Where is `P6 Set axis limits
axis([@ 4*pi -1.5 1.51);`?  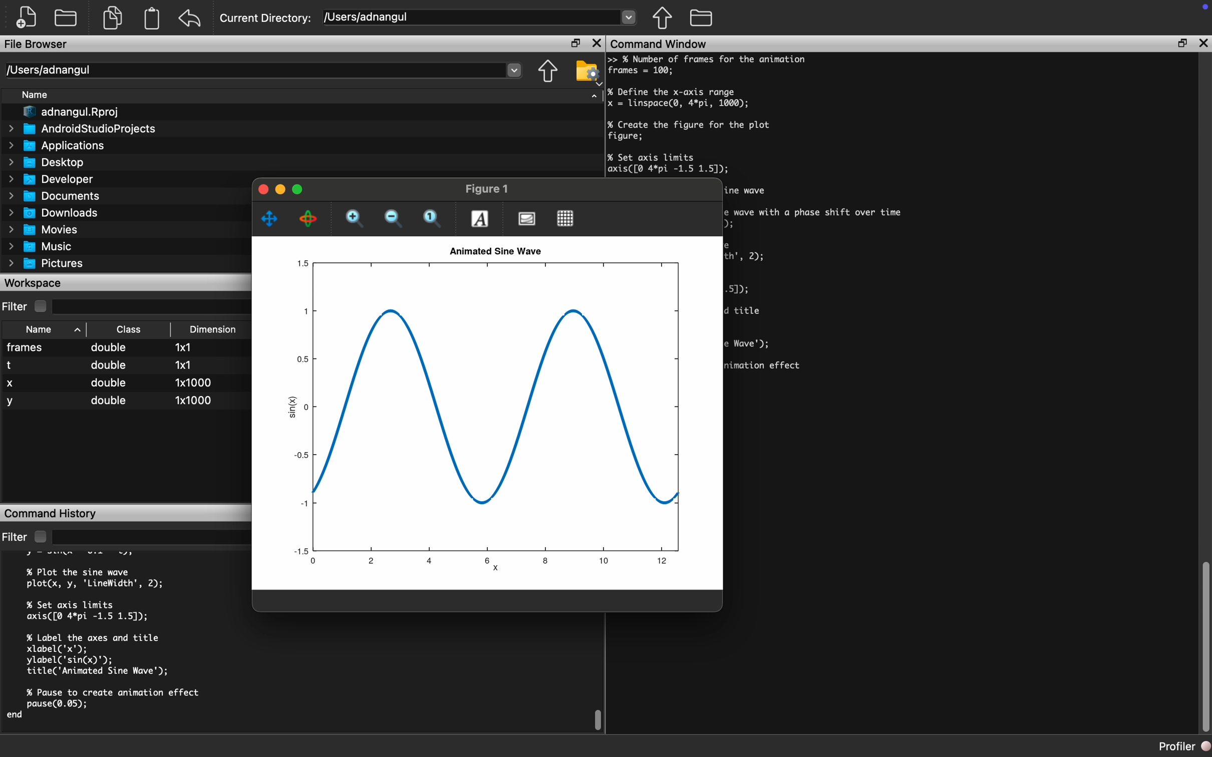
P6 Set axis limits
axis([@ 4*pi -1.5 1.51); is located at coordinates (669, 164).